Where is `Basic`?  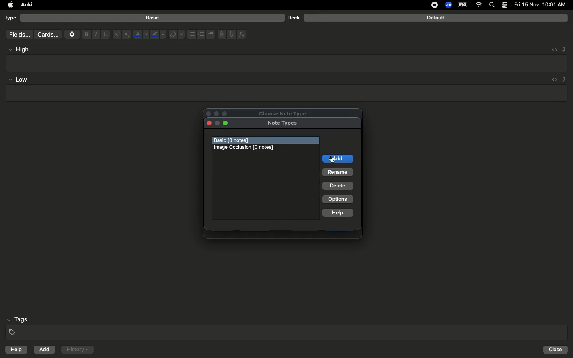
Basic is located at coordinates (153, 18).